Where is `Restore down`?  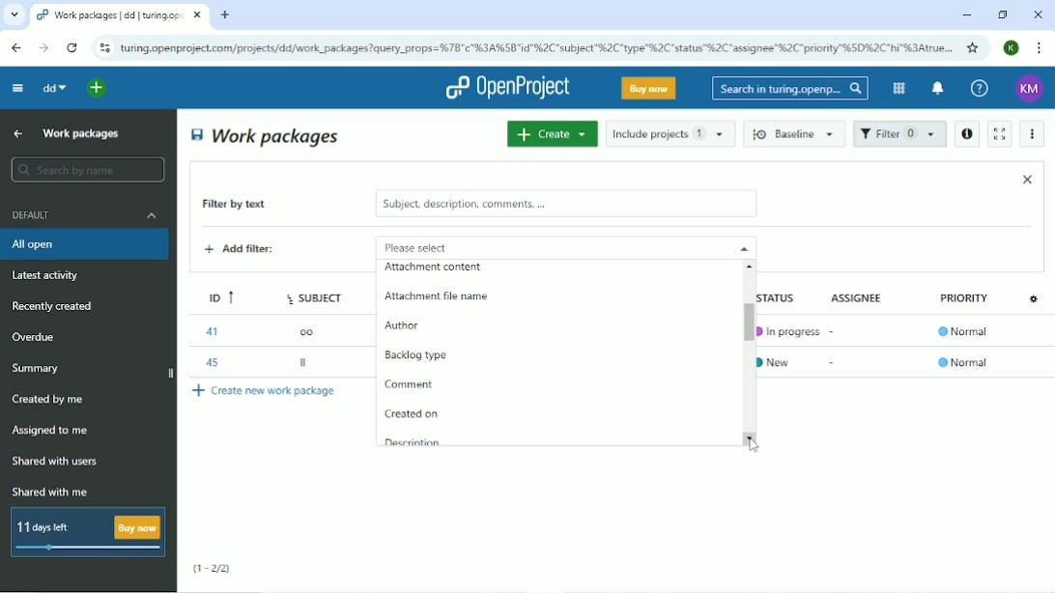 Restore down is located at coordinates (1002, 14).